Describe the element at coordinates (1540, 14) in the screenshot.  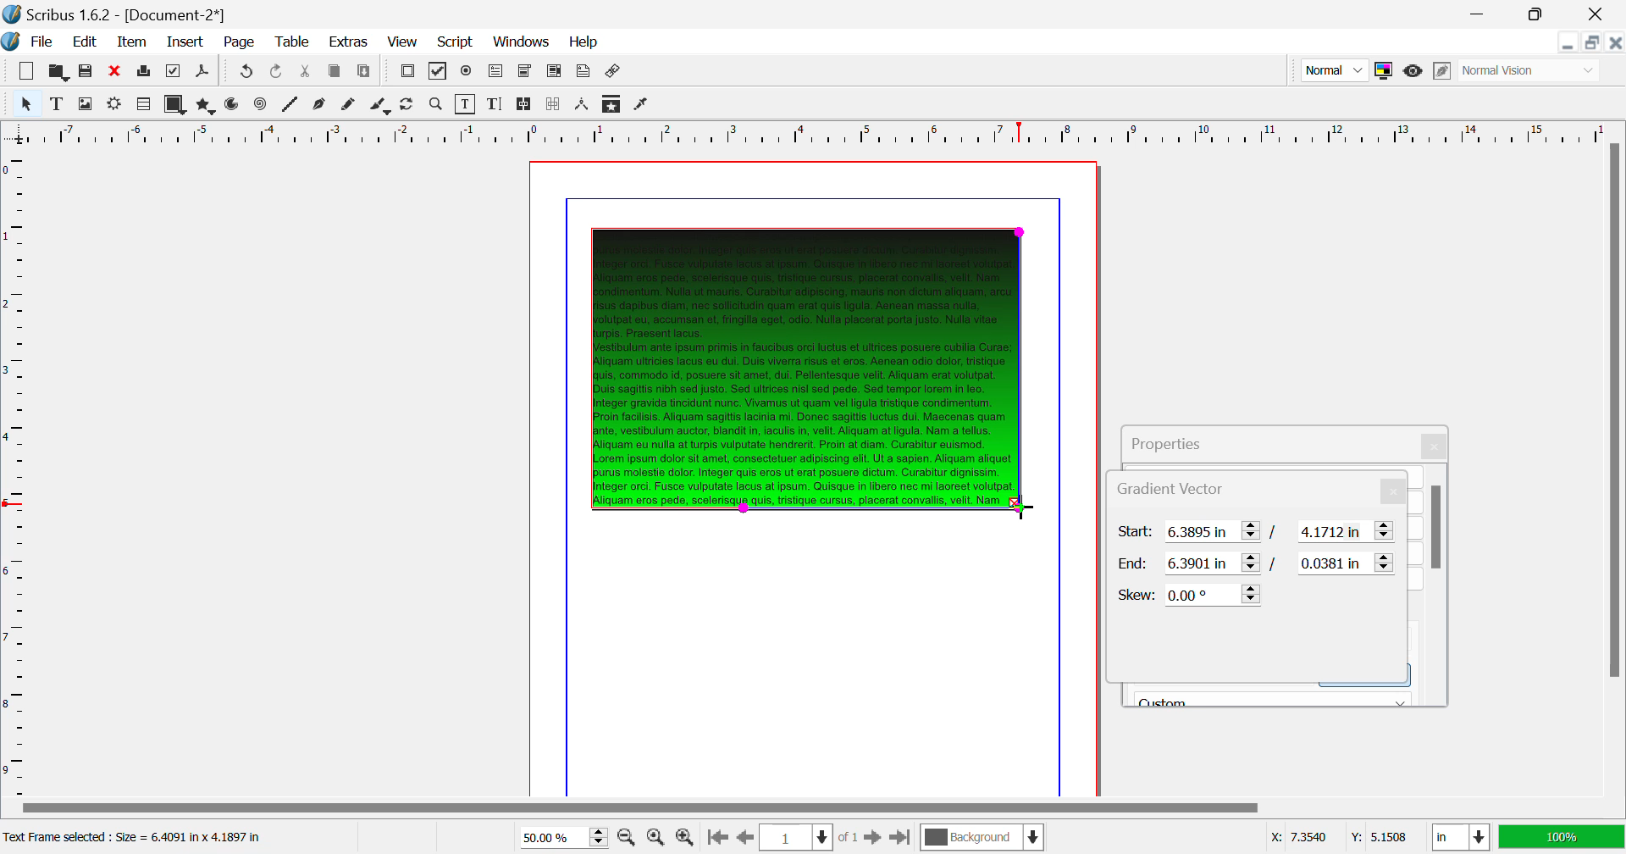
I see `Minimize` at that location.